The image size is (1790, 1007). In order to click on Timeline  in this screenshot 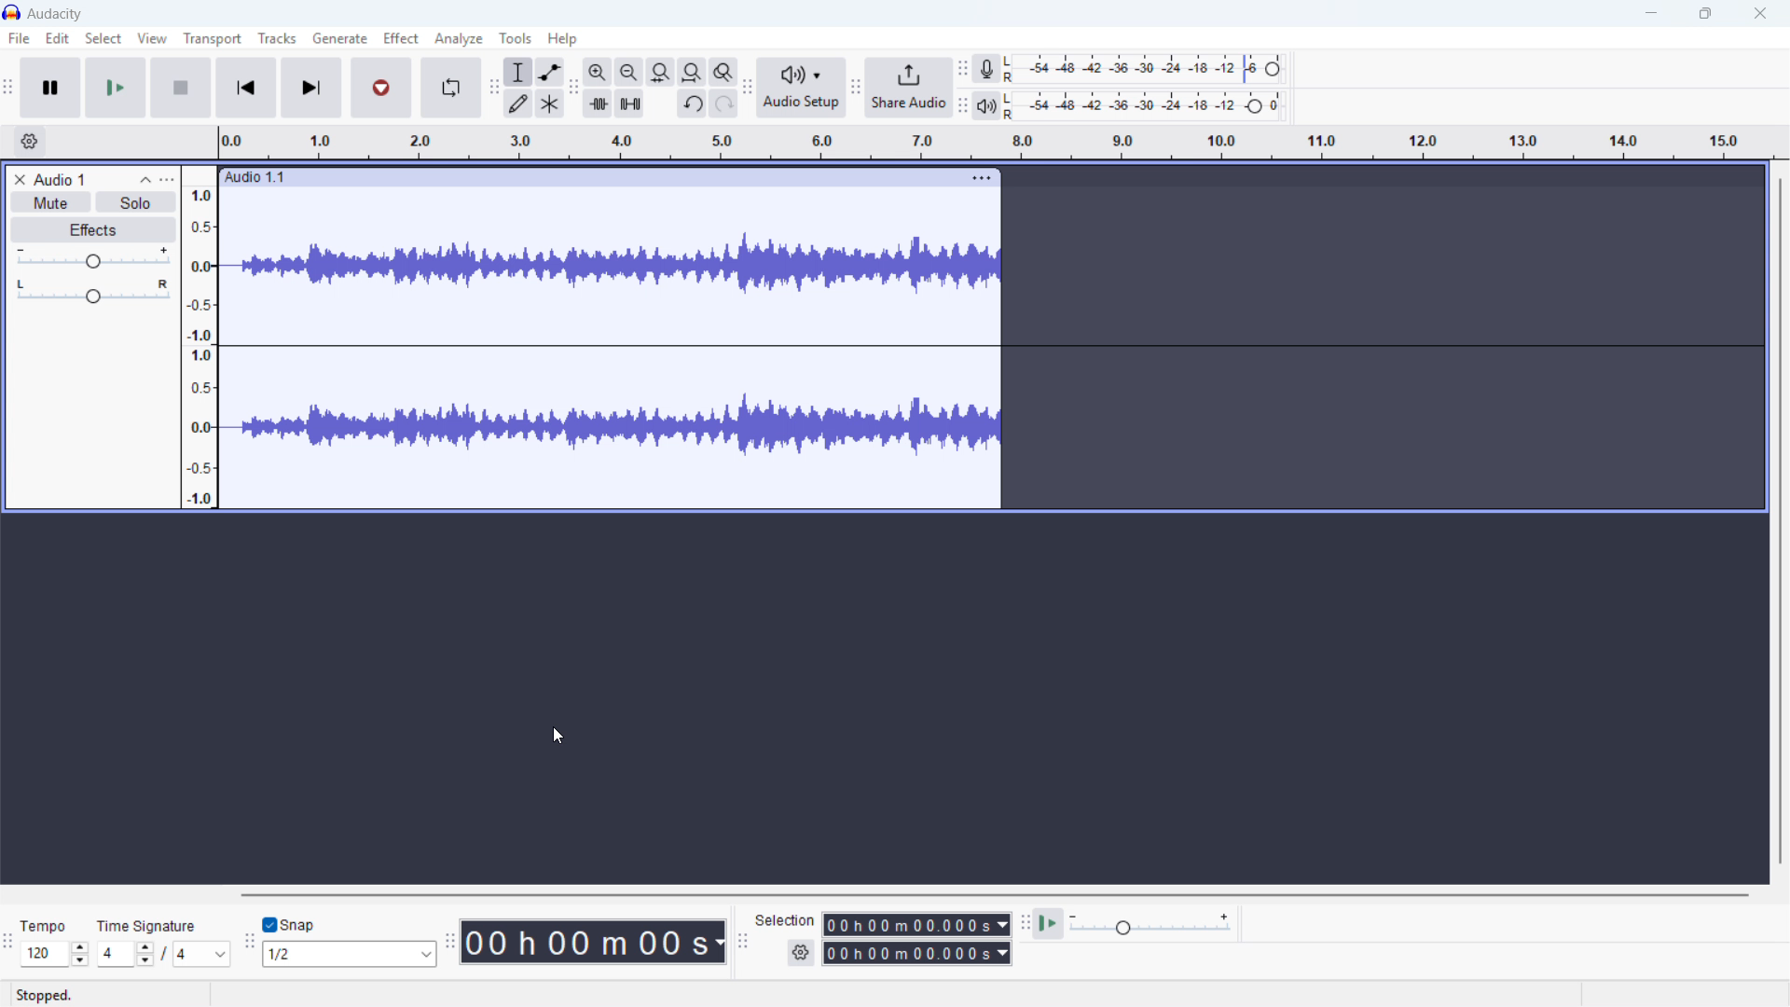, I will do `click(997, 143)`.